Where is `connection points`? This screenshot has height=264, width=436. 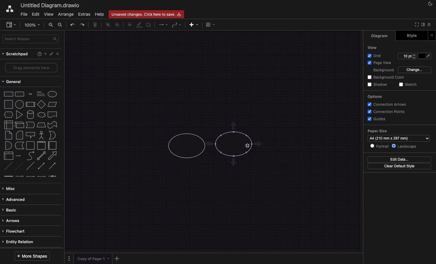 connection points is located at coordinates (387, 112).